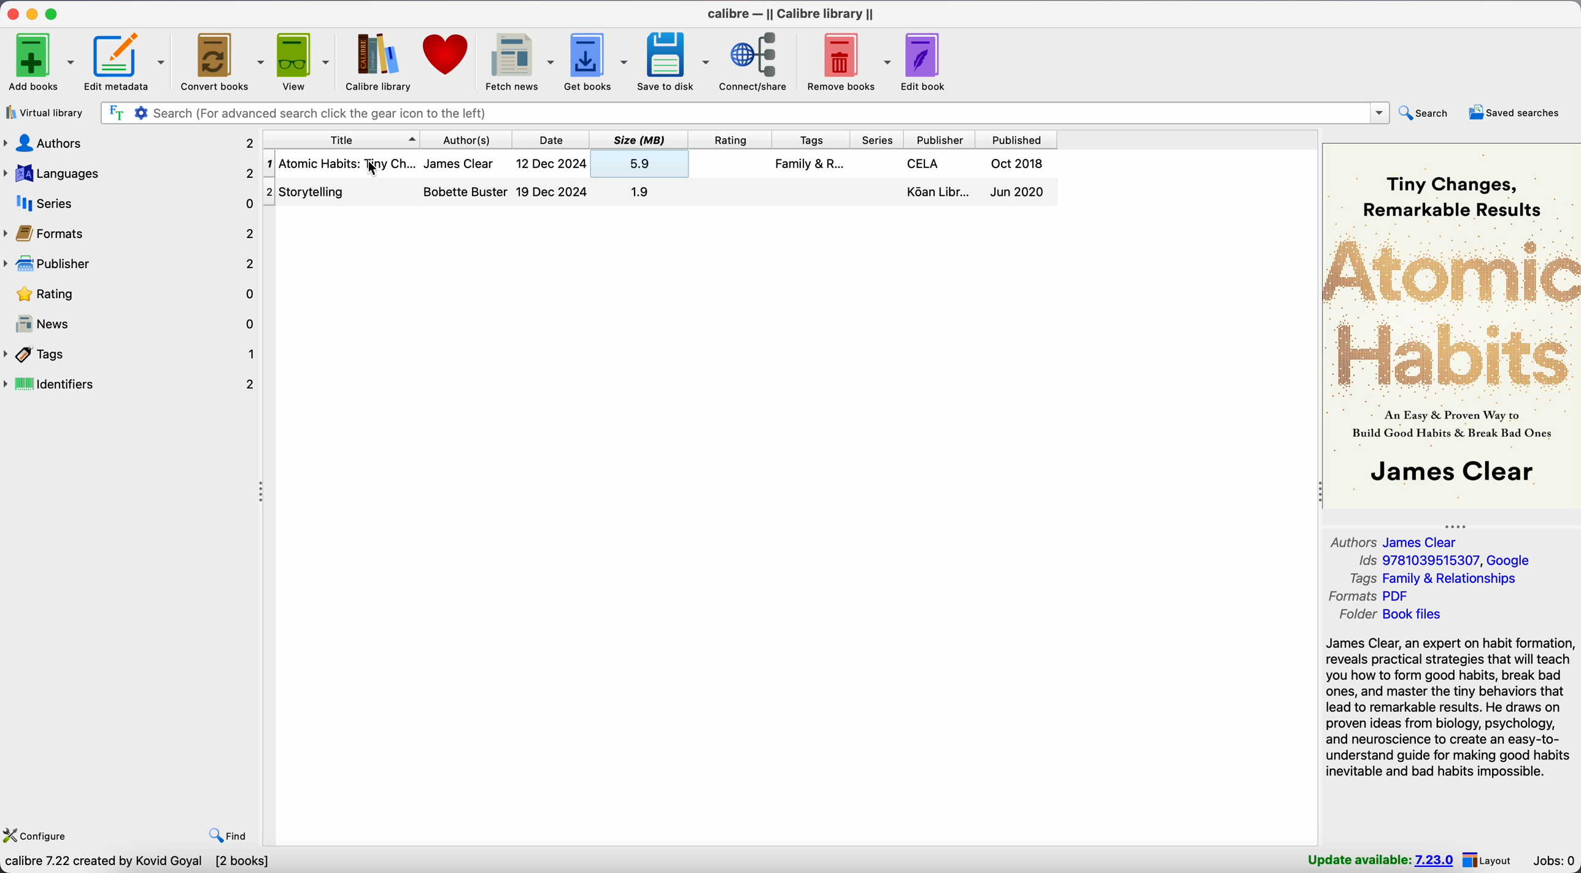 The image size is (1581, 873). I want to click on configure, so click(37, 833).